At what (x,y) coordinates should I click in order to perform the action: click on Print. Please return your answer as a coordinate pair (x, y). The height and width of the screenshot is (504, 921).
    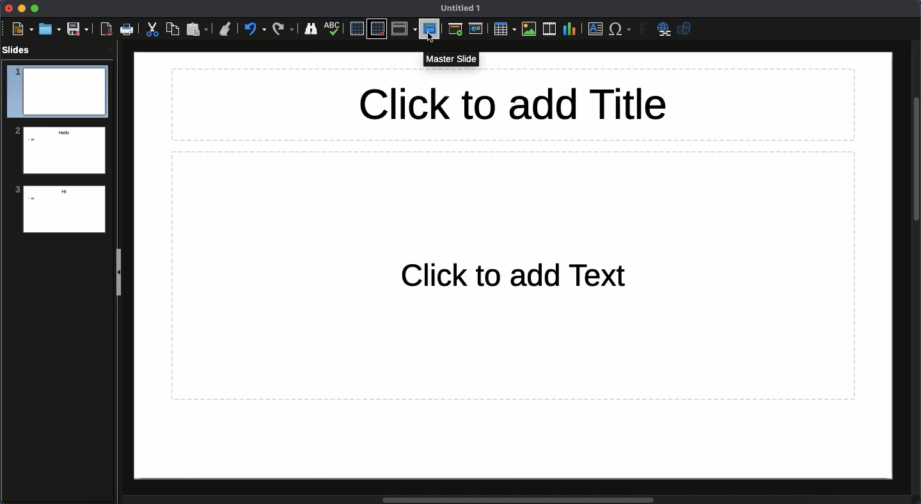
    Looking at the image, I should click on (127, 29).